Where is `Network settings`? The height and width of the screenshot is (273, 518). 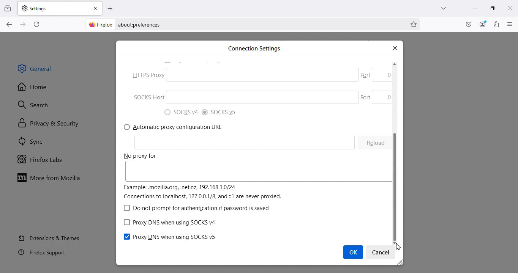
Network settings is located at coordinates (173, 222).